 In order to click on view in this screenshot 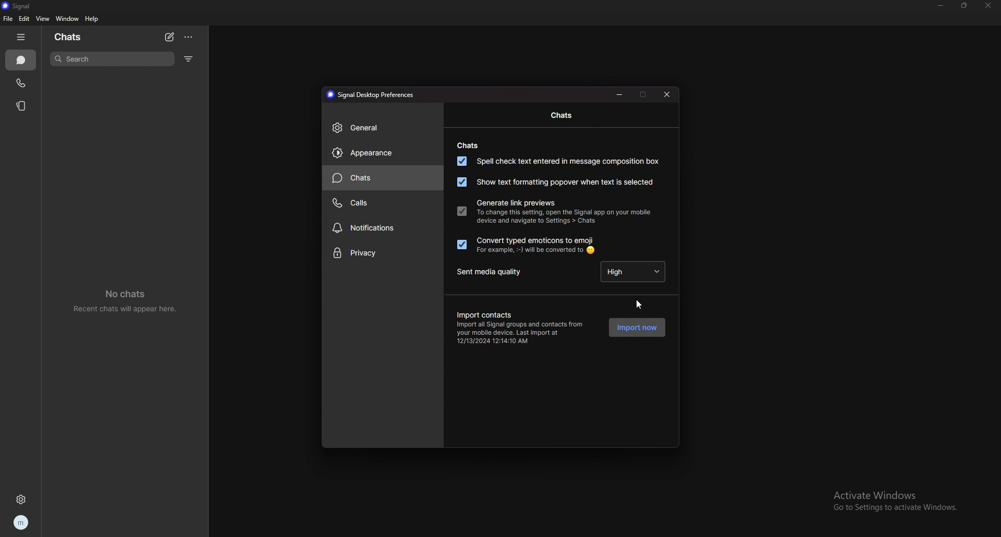, I will do `click(43, 19)`.